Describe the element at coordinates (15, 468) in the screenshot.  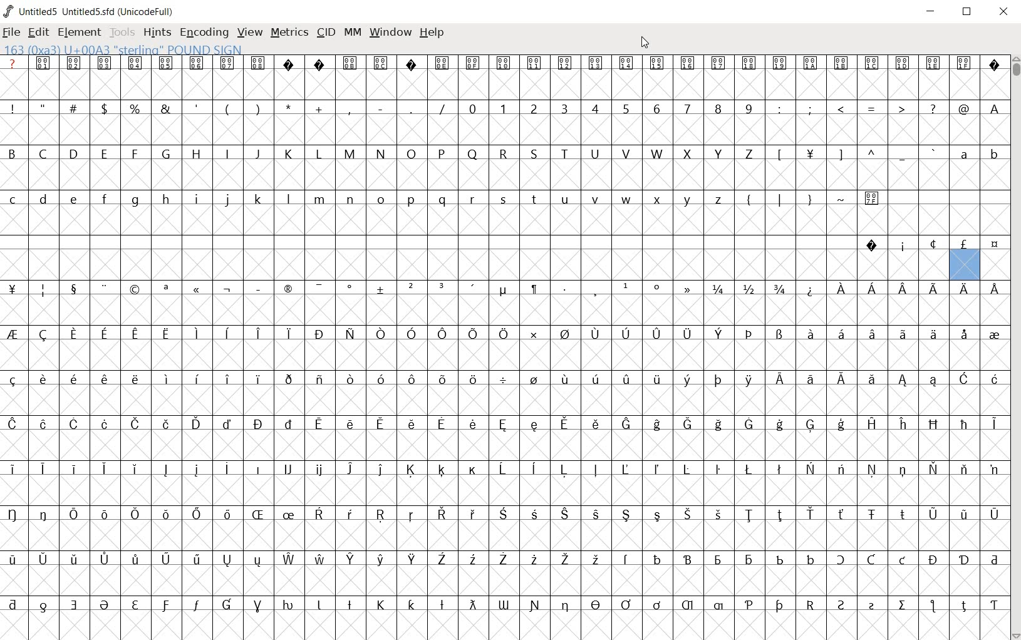
I see `Symbol` at that location.